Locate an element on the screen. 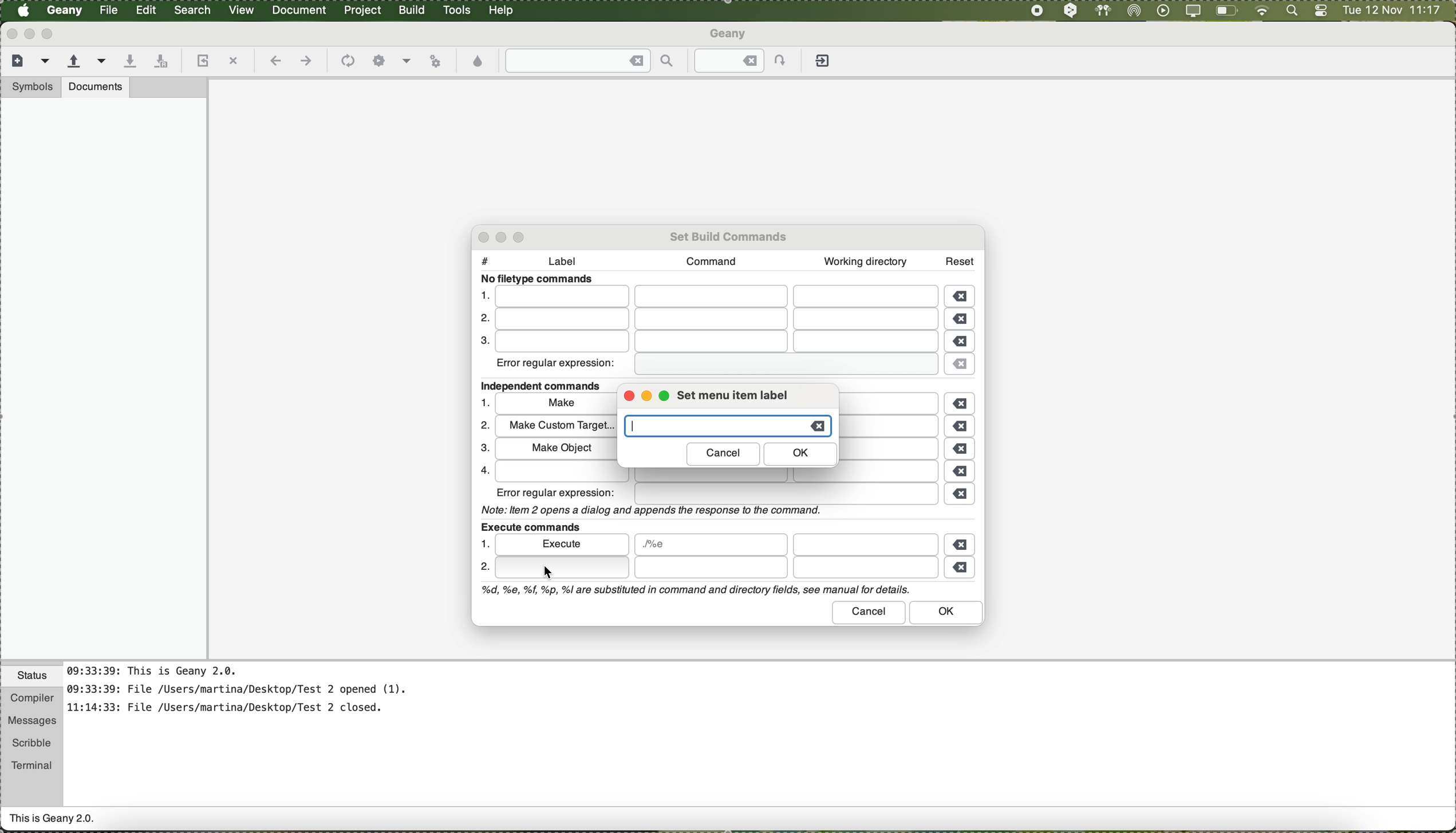  help is located at coordinates (502, 10).